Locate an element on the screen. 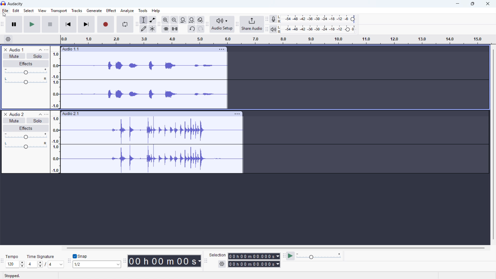 Image resolution: width=496 pixels, height=279 pixels. Effects  is located at coordinates (26, 128).